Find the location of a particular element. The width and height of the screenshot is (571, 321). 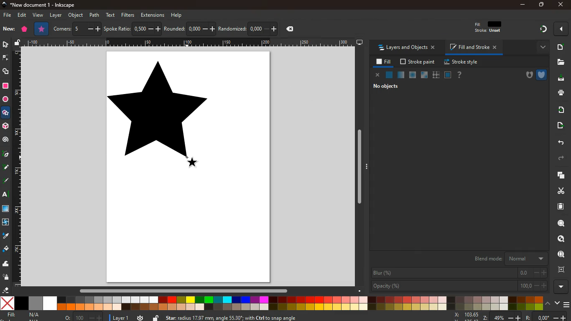

Draw scale is located at coordinates (190, 43).